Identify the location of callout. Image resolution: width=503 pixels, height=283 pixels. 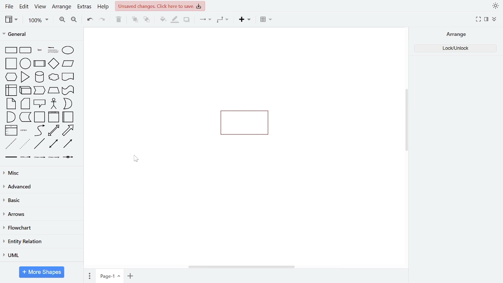
(39, 104).